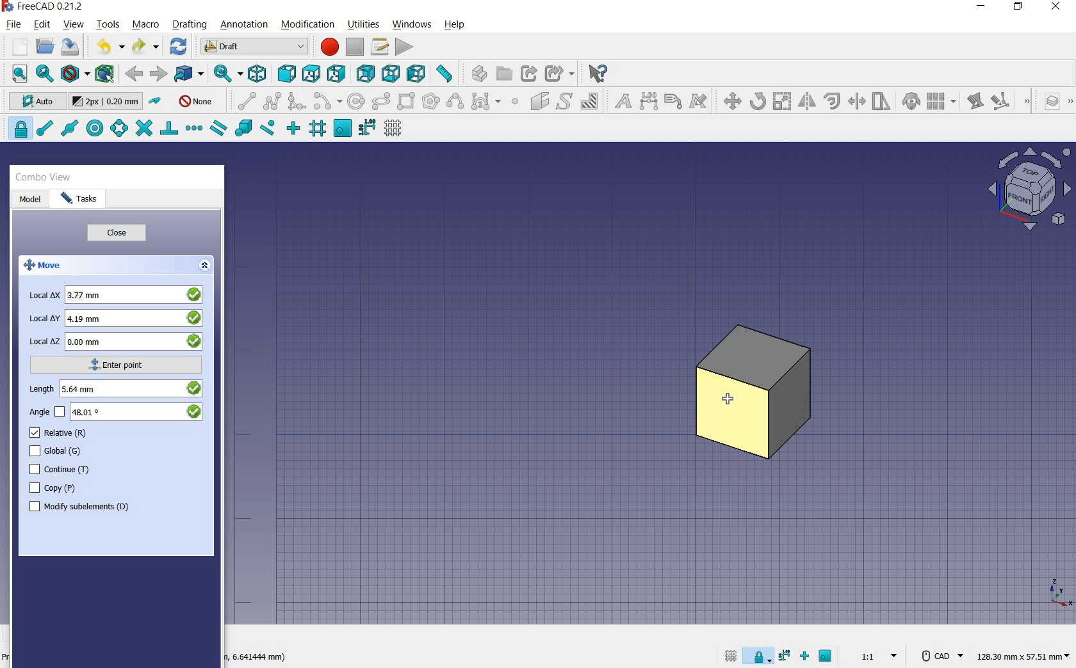 This screenshot has height=668, width=1076. Describe the element at coordinates (785, 655) in the screenshot. I see `snap dimensions` at that location.